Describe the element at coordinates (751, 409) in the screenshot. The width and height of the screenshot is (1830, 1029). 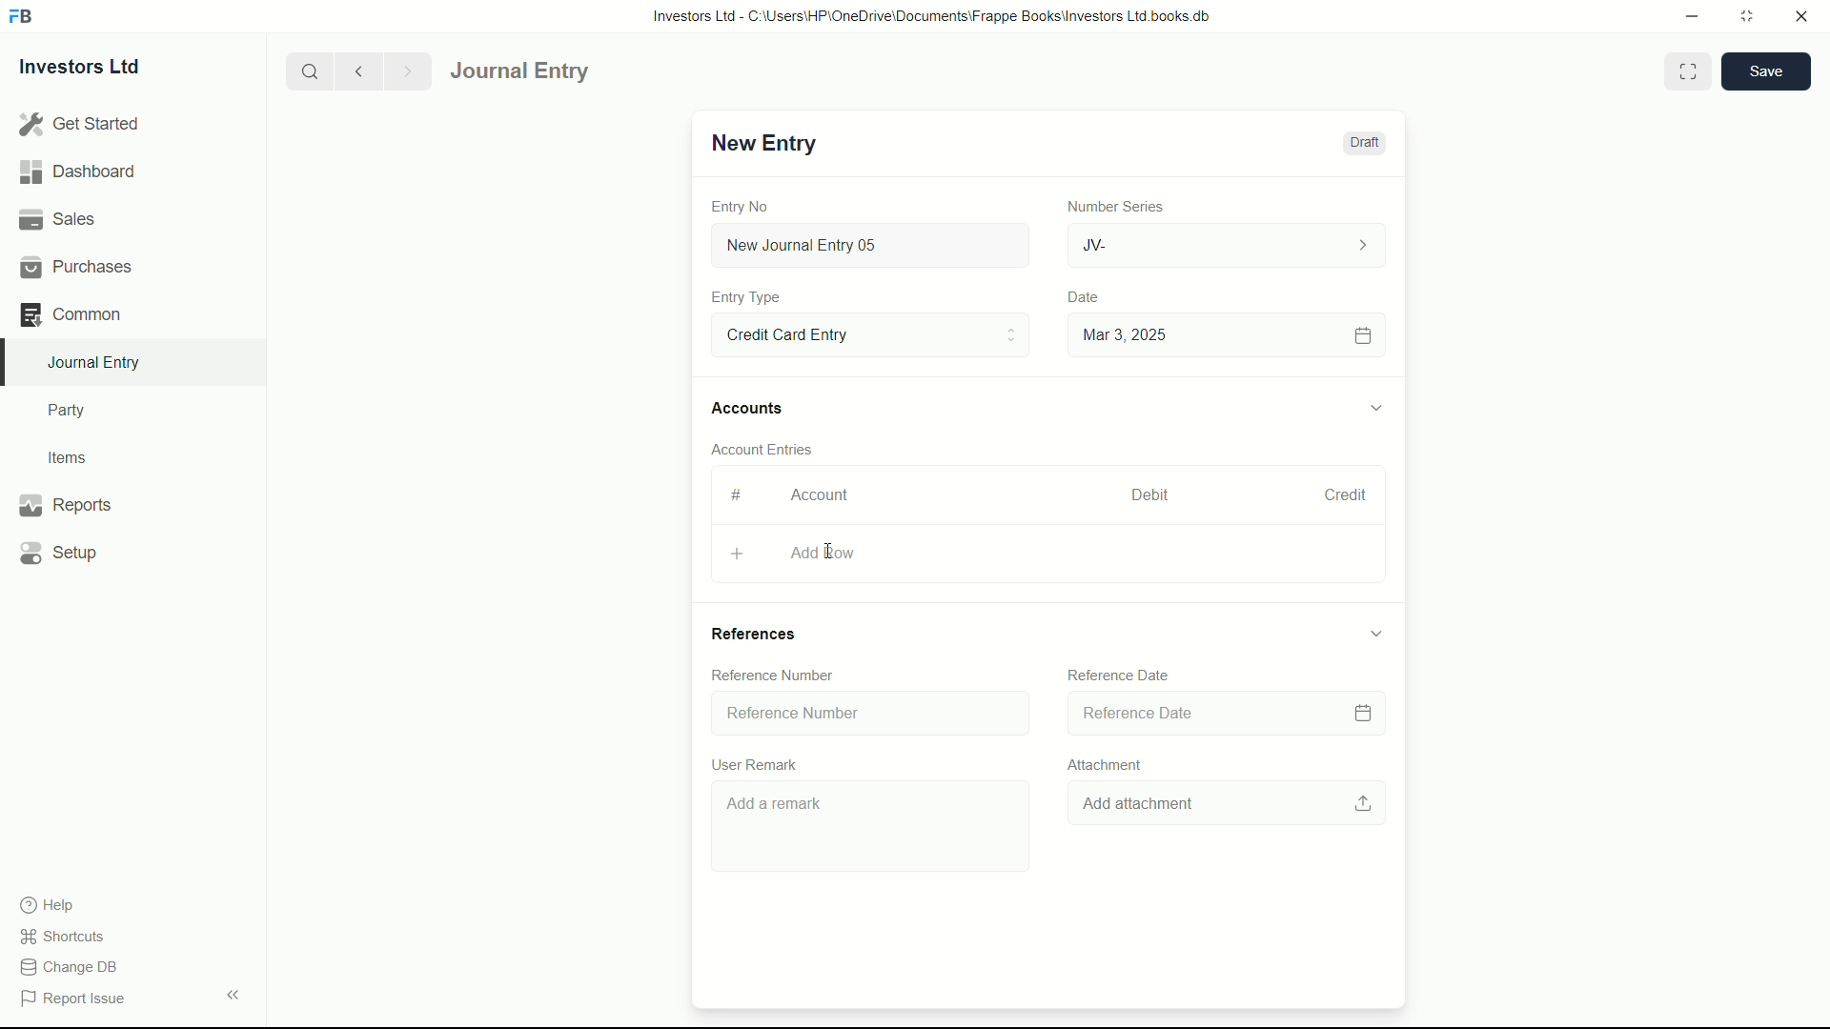
I see `Accounts` at that location.